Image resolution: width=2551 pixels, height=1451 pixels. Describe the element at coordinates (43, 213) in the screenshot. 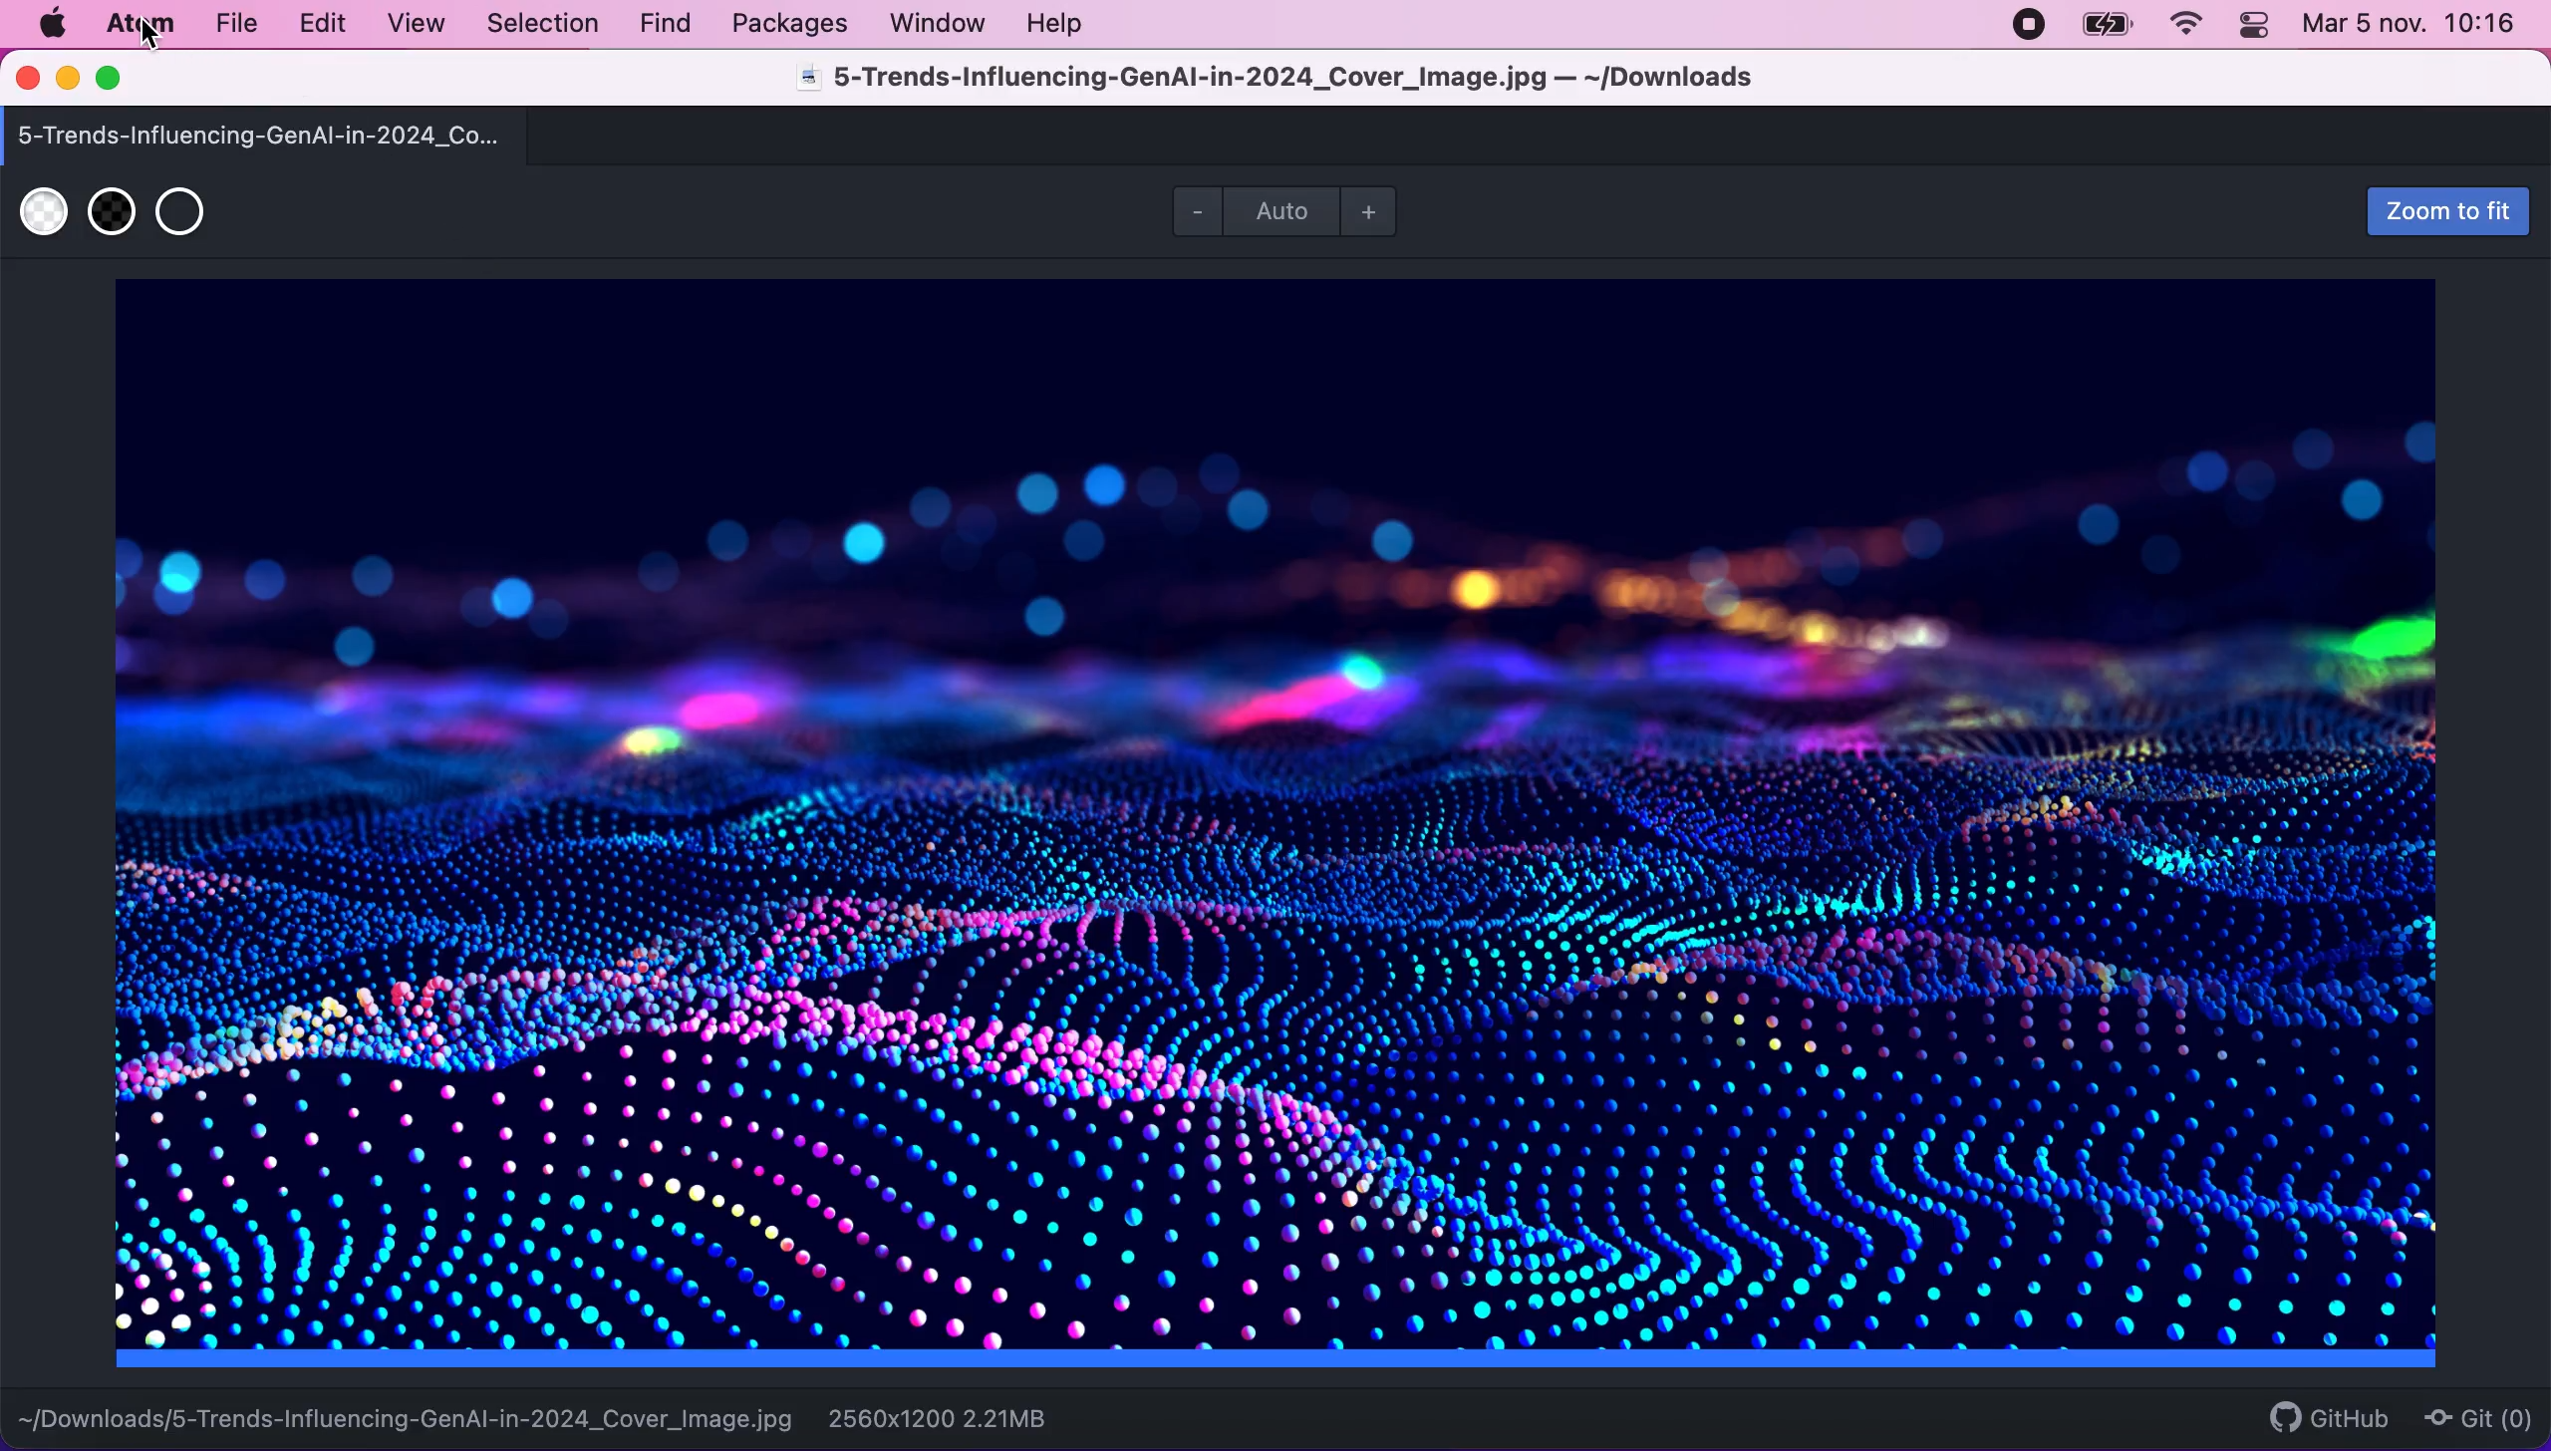

I see `use white transparent background` at that location.